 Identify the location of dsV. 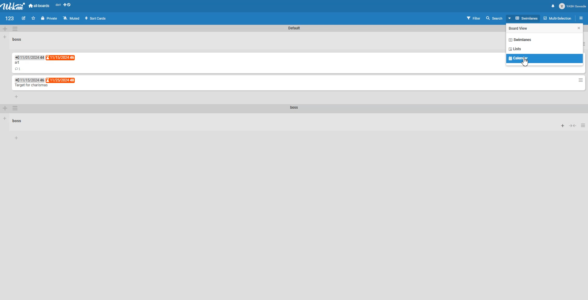
(58, 5).